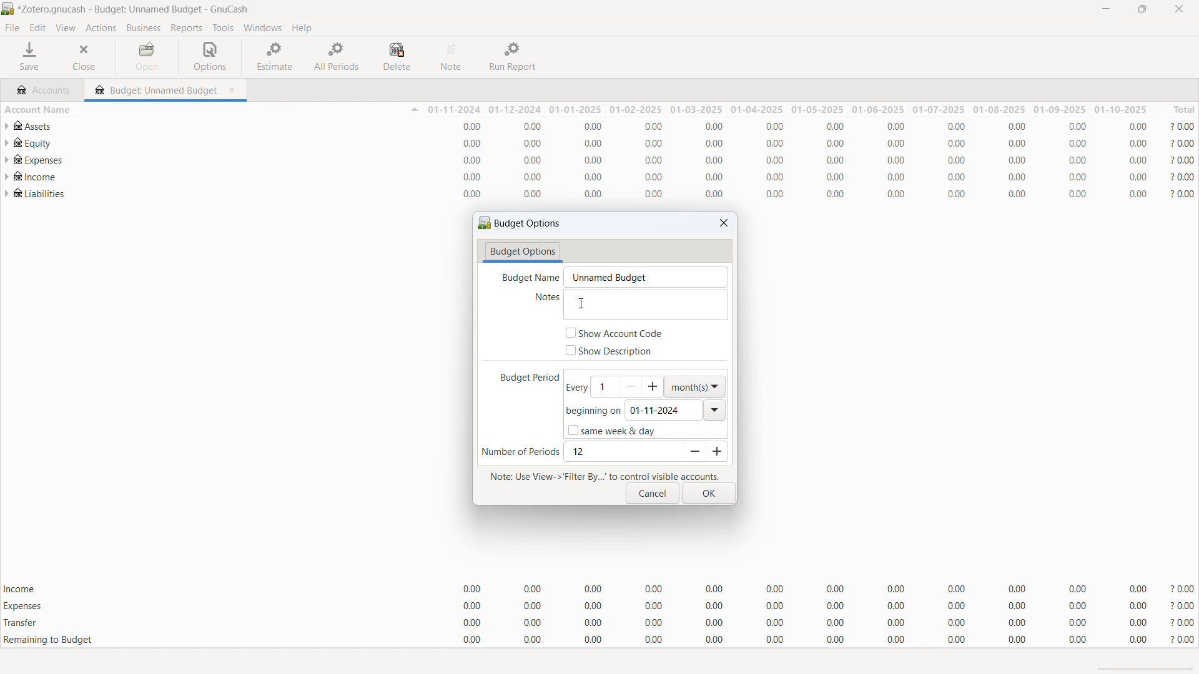  What do you see at coordinates (7, 144) in the screenshot?
I see `expand subaccounts` at bounding box center [7, 144].